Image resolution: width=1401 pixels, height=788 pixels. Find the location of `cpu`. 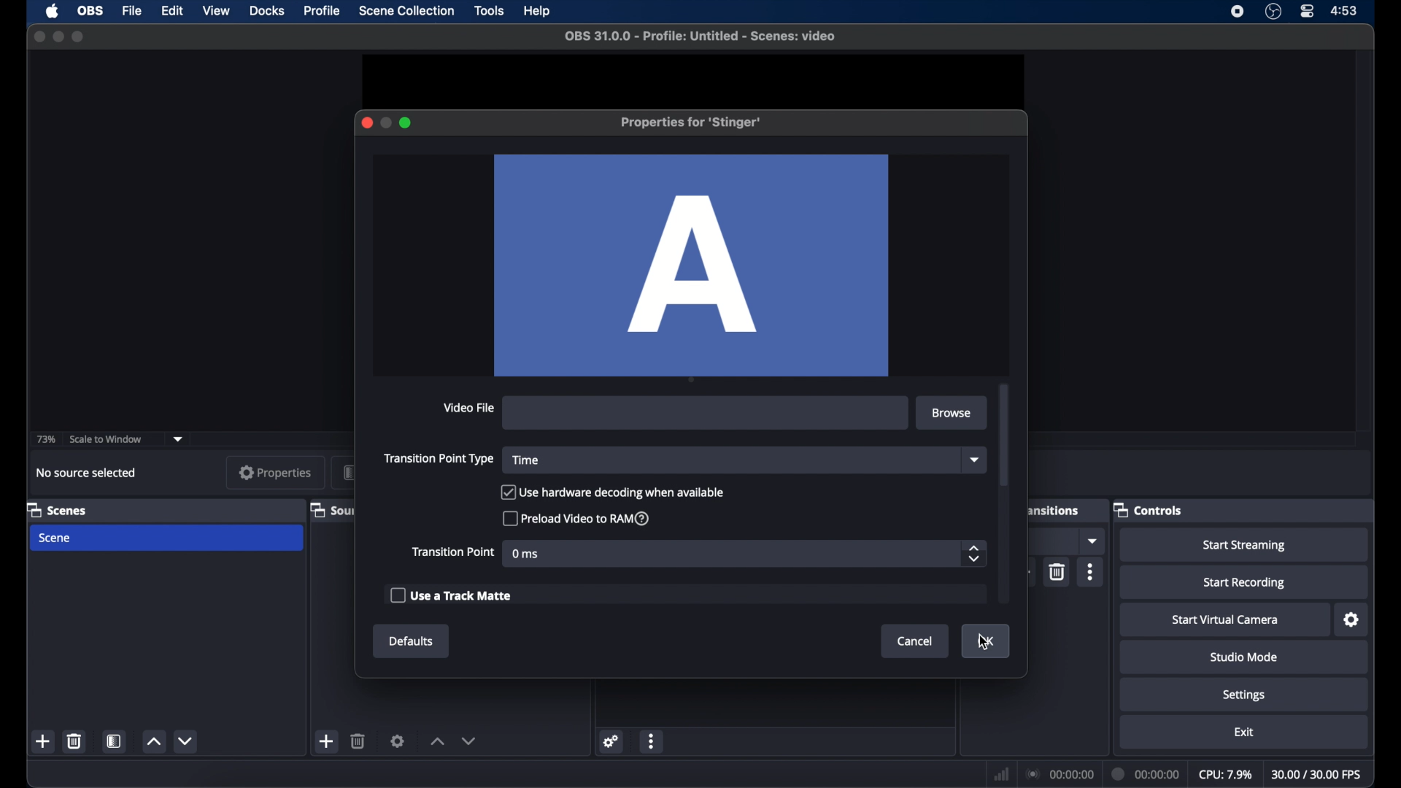

cpu is located at coordinates (1224, 773).